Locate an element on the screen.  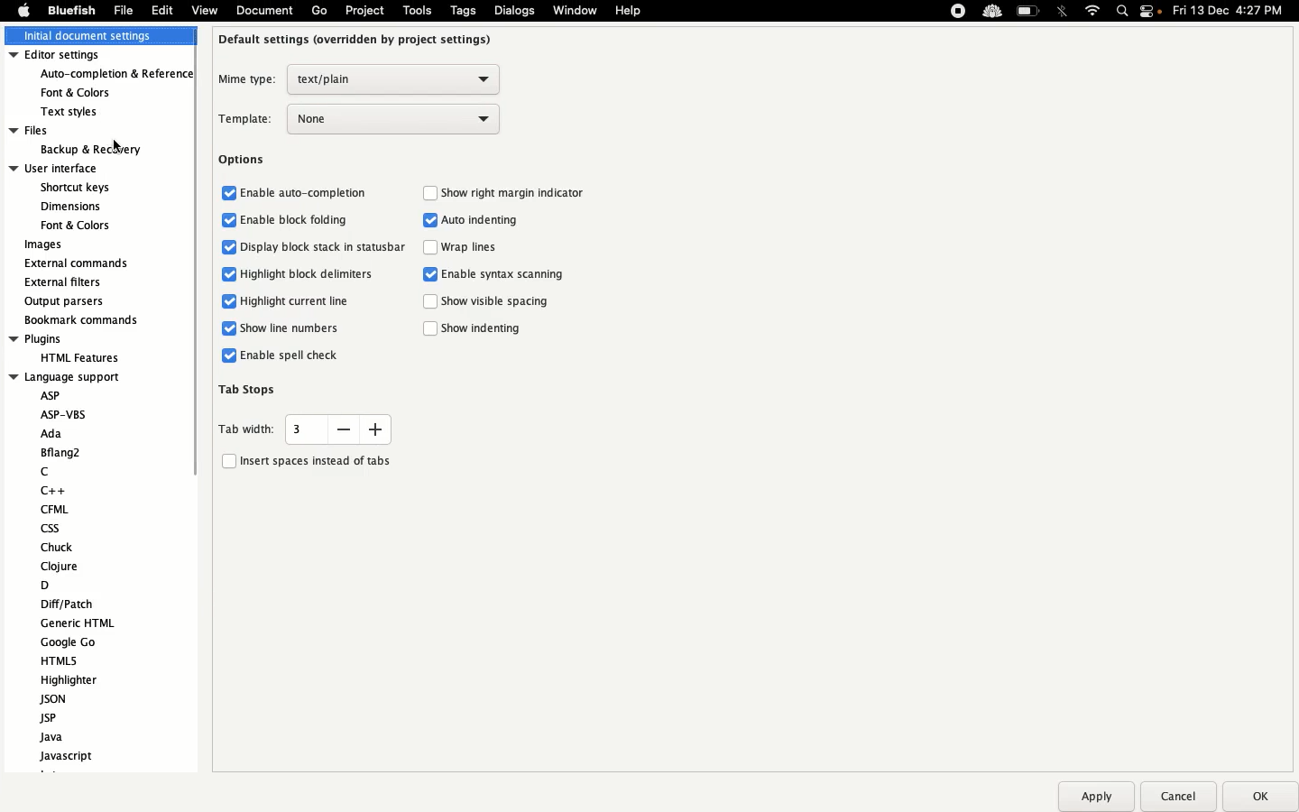
Enable syntax scanning is located at coordinates (496, 274).